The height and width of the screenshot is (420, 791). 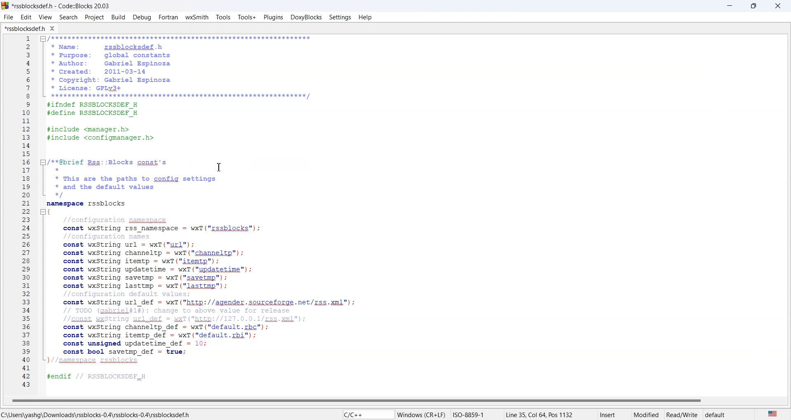 I want to click on Search, so click(x=68, y=18).